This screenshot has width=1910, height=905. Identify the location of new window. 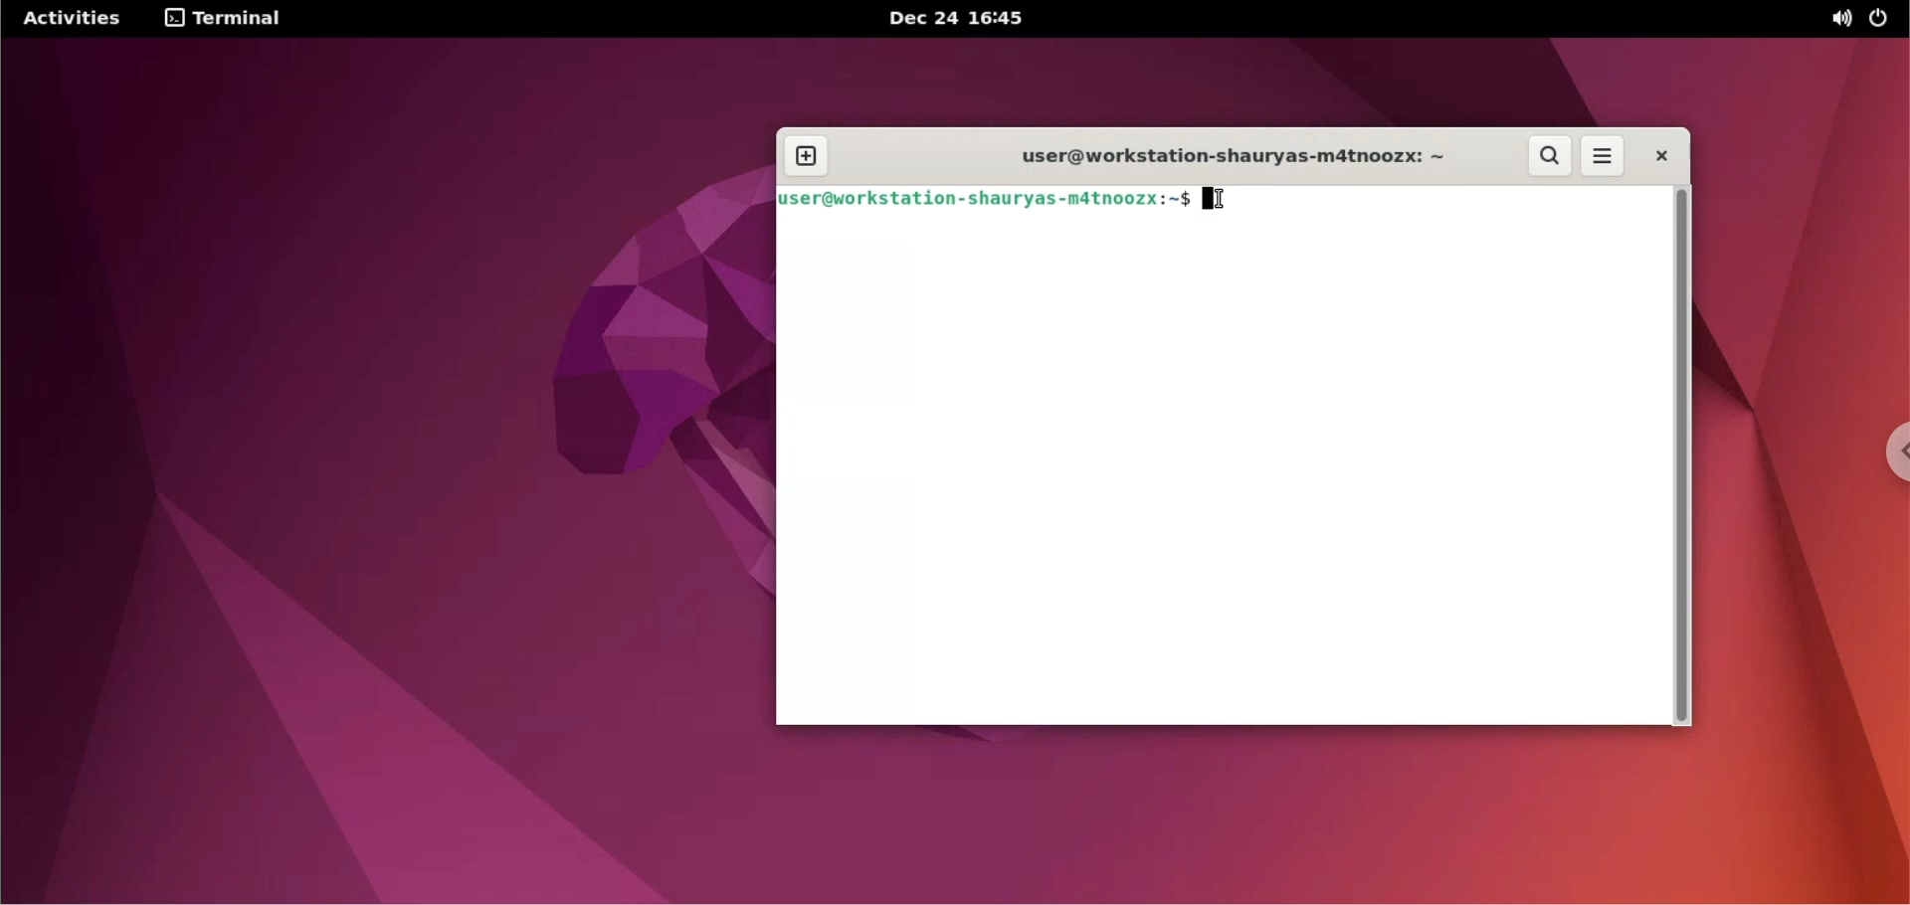
(815, 157).